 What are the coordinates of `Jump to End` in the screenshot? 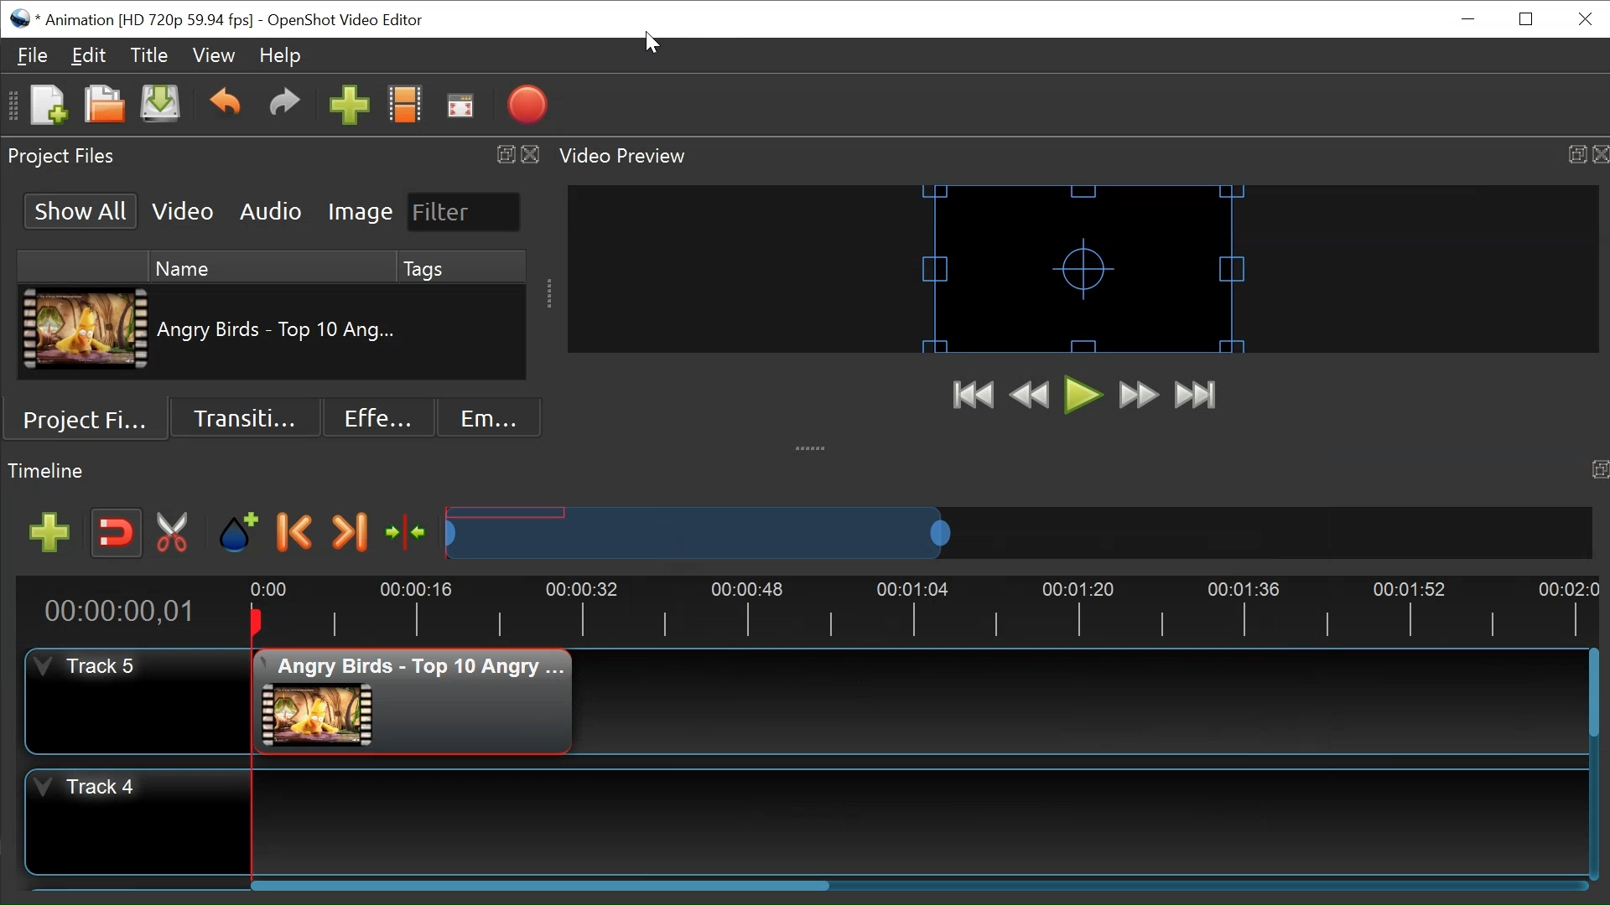 It's located at (1200, 396).